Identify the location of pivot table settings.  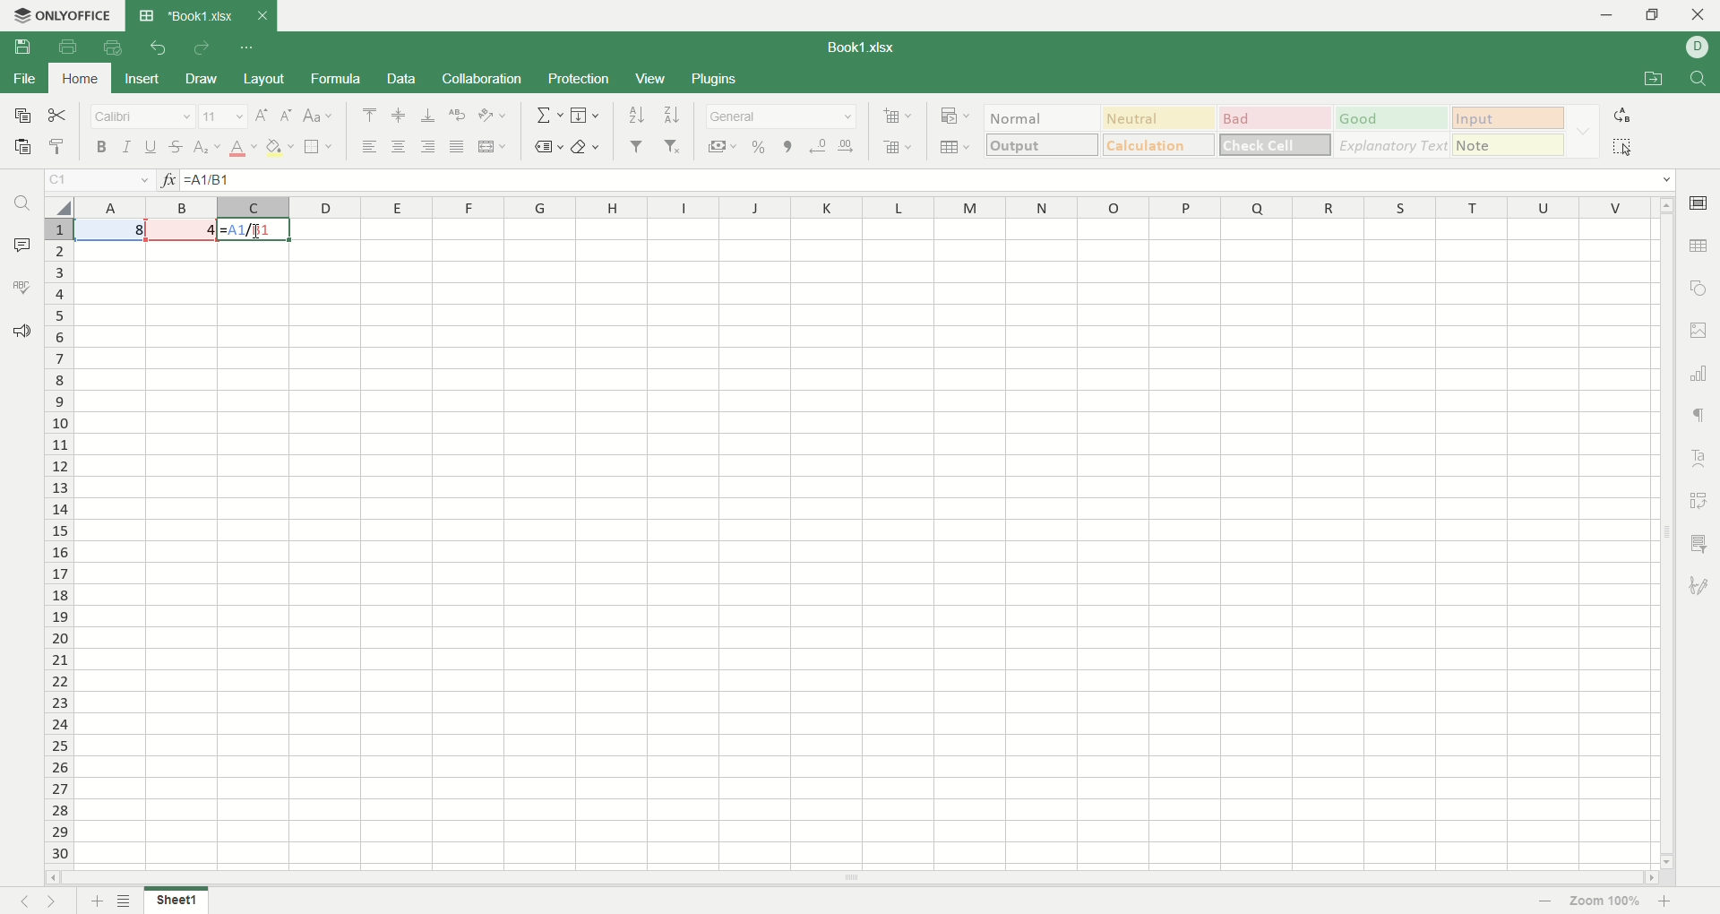
(1701, 501).